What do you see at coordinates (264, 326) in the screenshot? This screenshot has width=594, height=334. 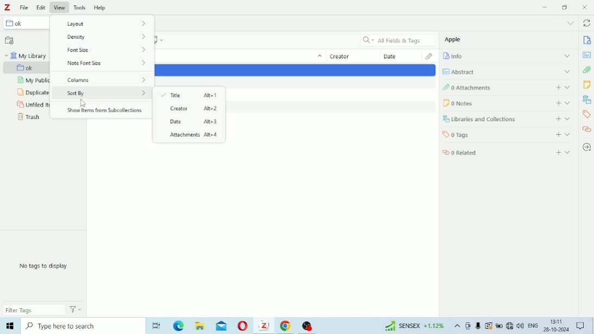 I see `Zotero` at bounding box center [264, 326].